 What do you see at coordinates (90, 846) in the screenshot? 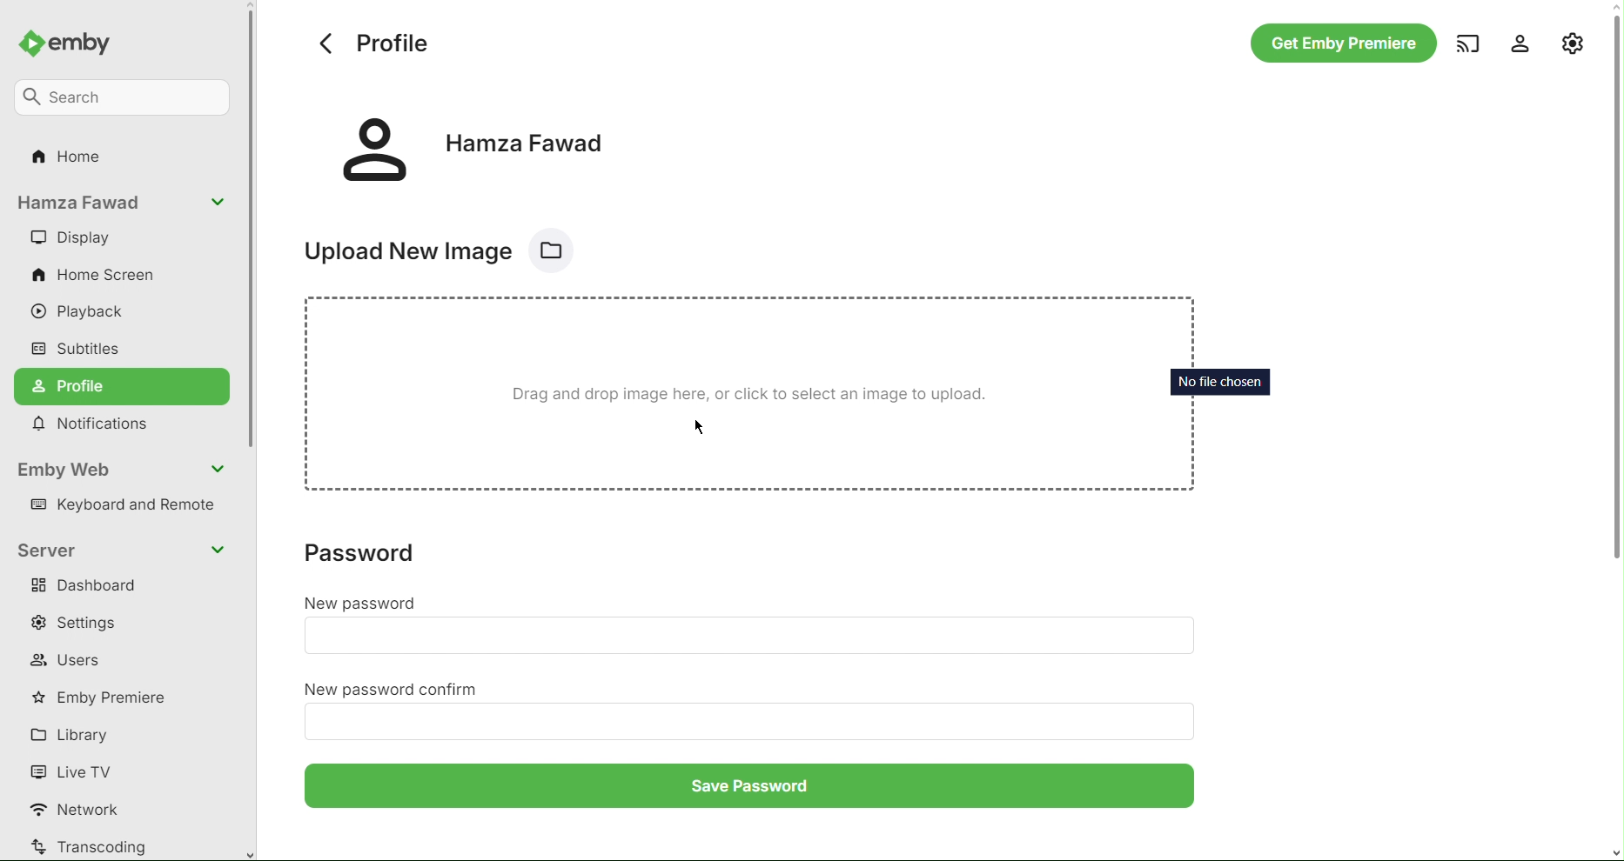
I see `Transcoding` at bounding box center [90, 846].